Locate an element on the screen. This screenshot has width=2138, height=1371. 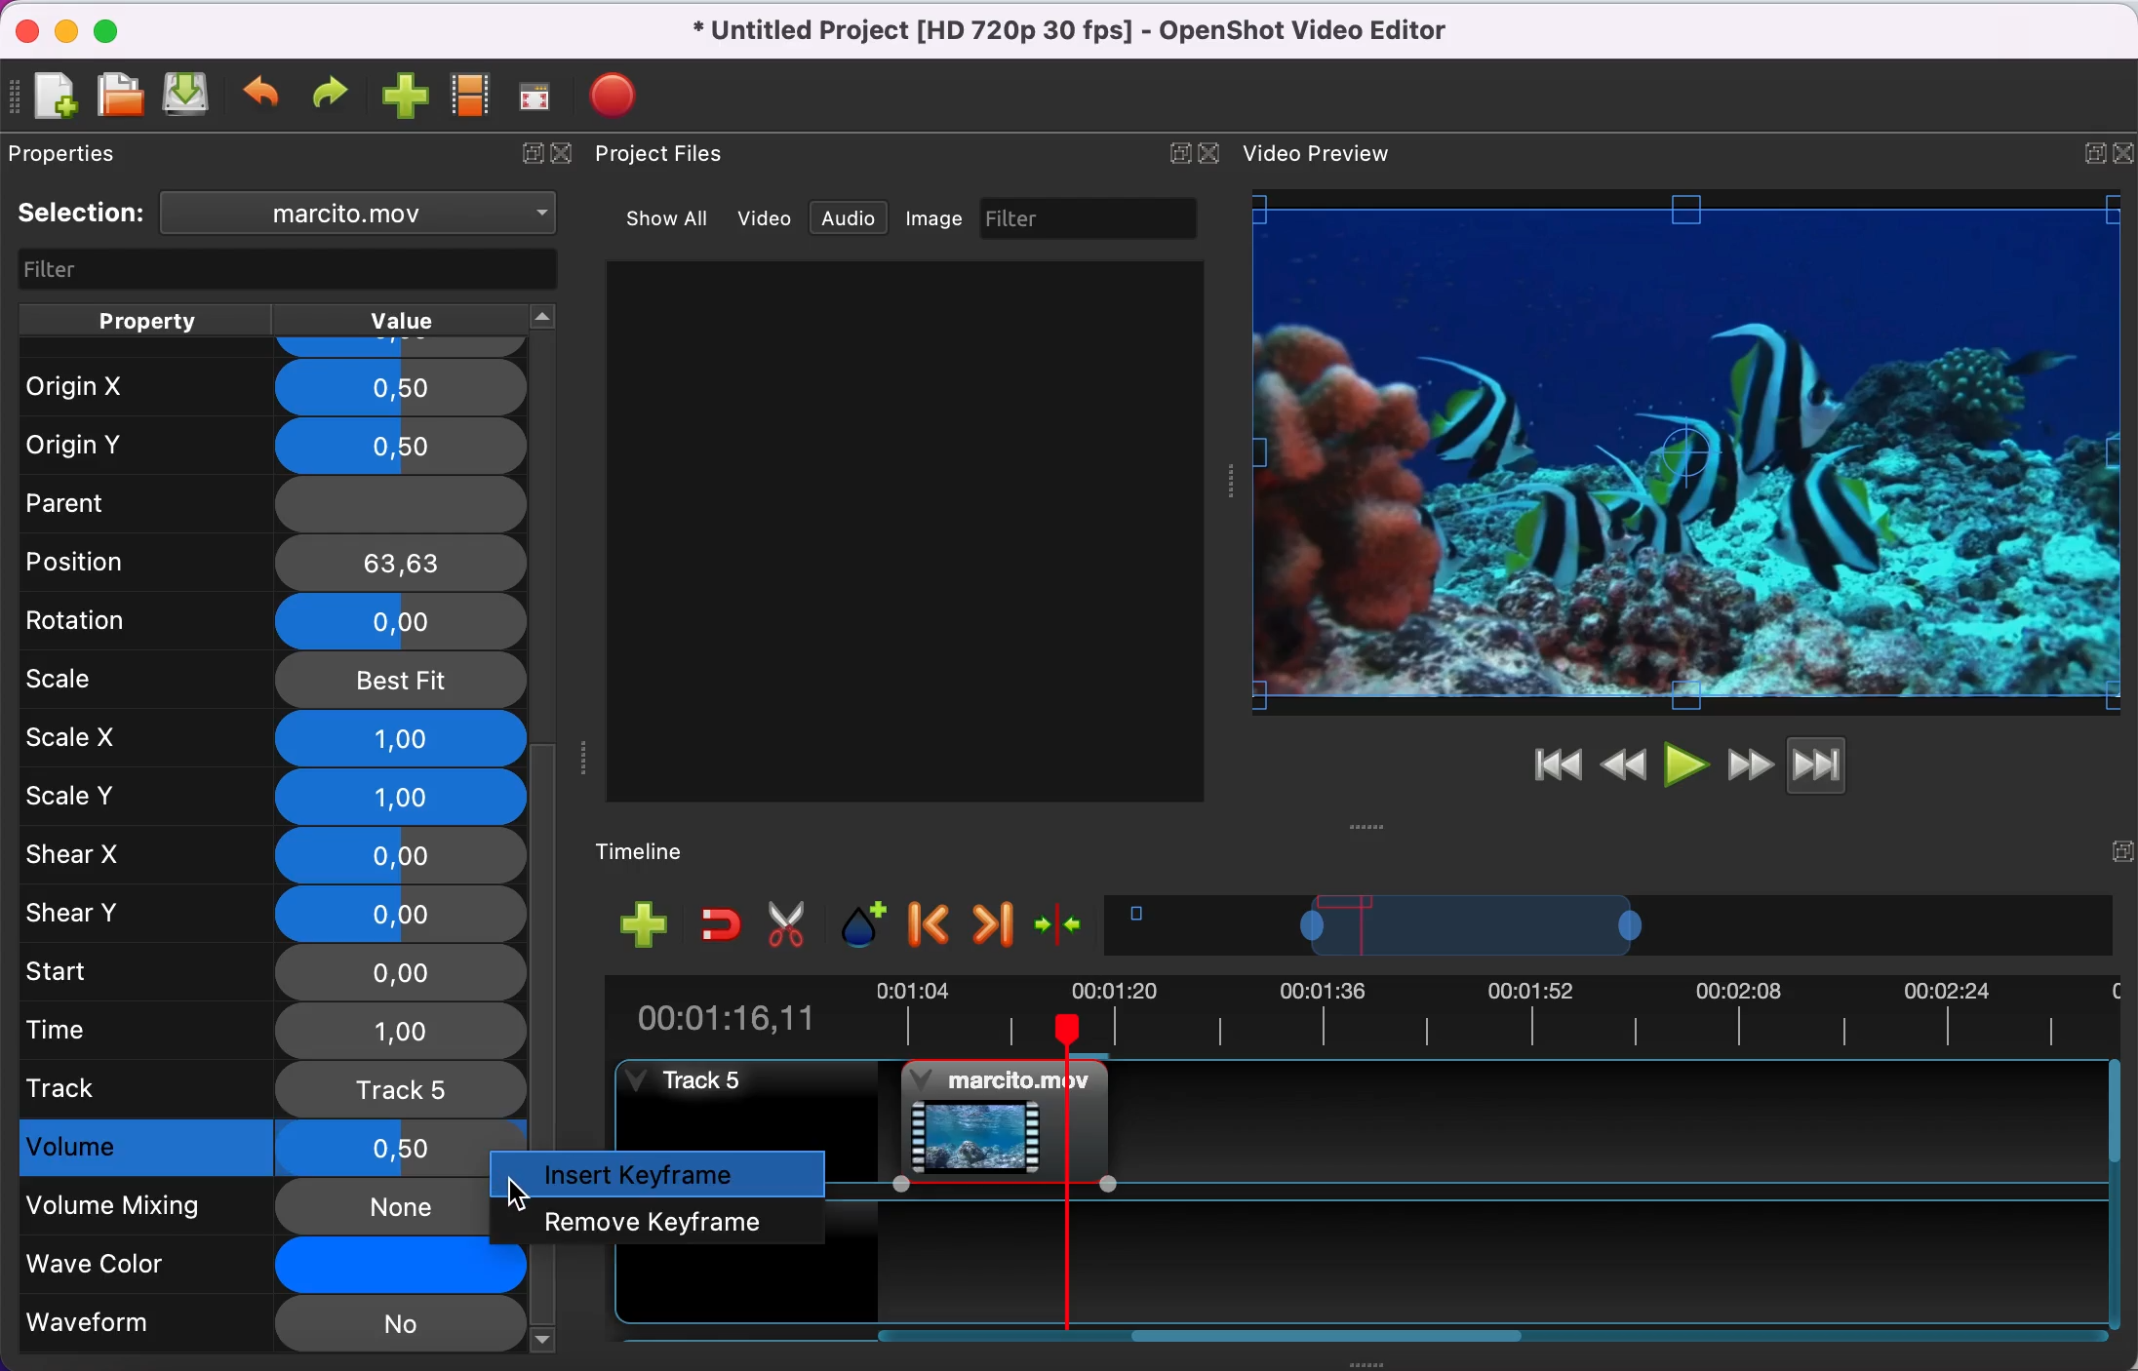
clip name is located at coordinates (362, 216).